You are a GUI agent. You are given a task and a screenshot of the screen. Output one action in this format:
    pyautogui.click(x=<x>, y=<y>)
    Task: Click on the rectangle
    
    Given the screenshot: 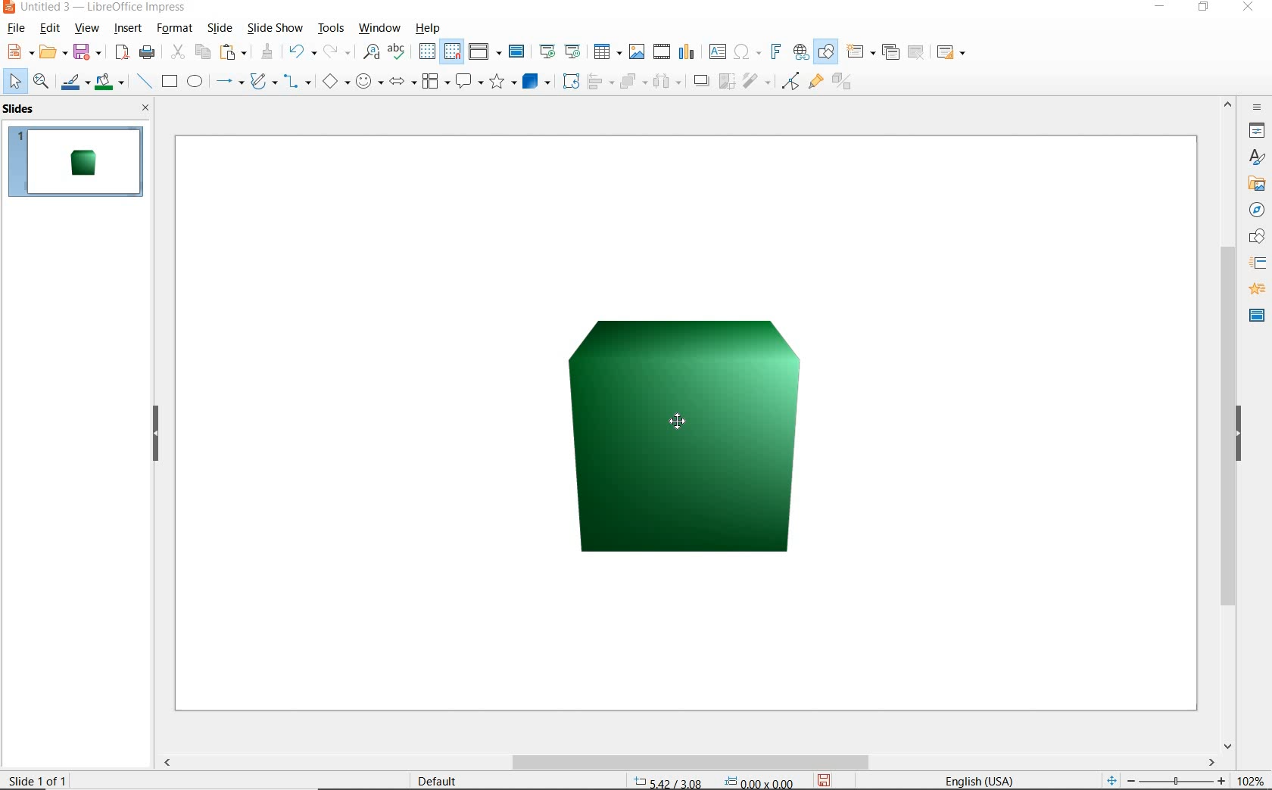 What is the action you would take?
    pyautogui.click(x=168, y=82)
    